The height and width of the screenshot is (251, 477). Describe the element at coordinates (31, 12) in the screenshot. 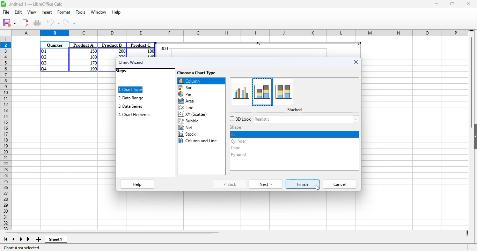

I see `view` at that location.